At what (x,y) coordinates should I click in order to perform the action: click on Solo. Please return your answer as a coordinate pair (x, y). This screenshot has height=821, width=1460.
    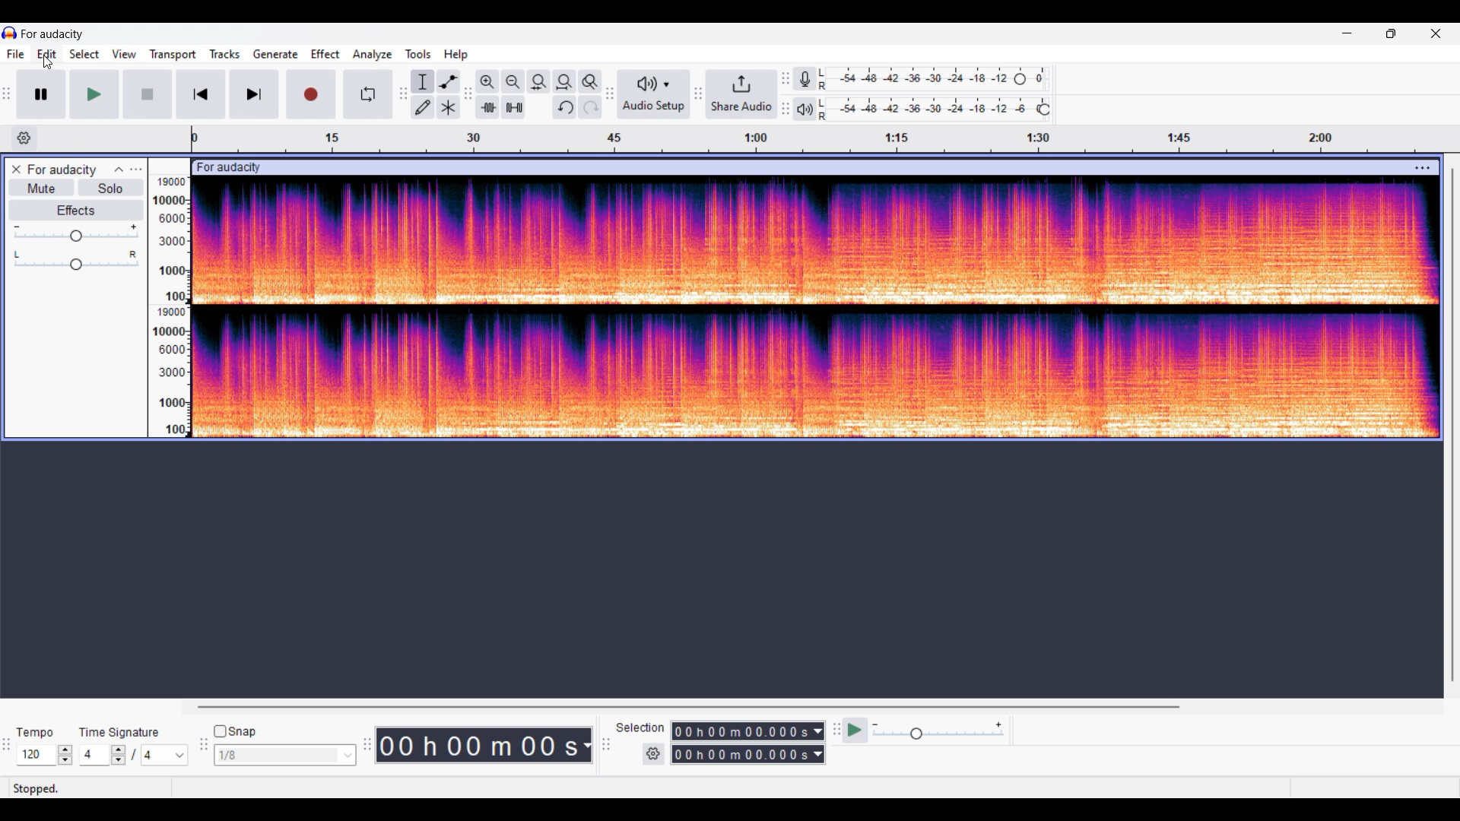
    Looking at the image, I should click on (111, 188).